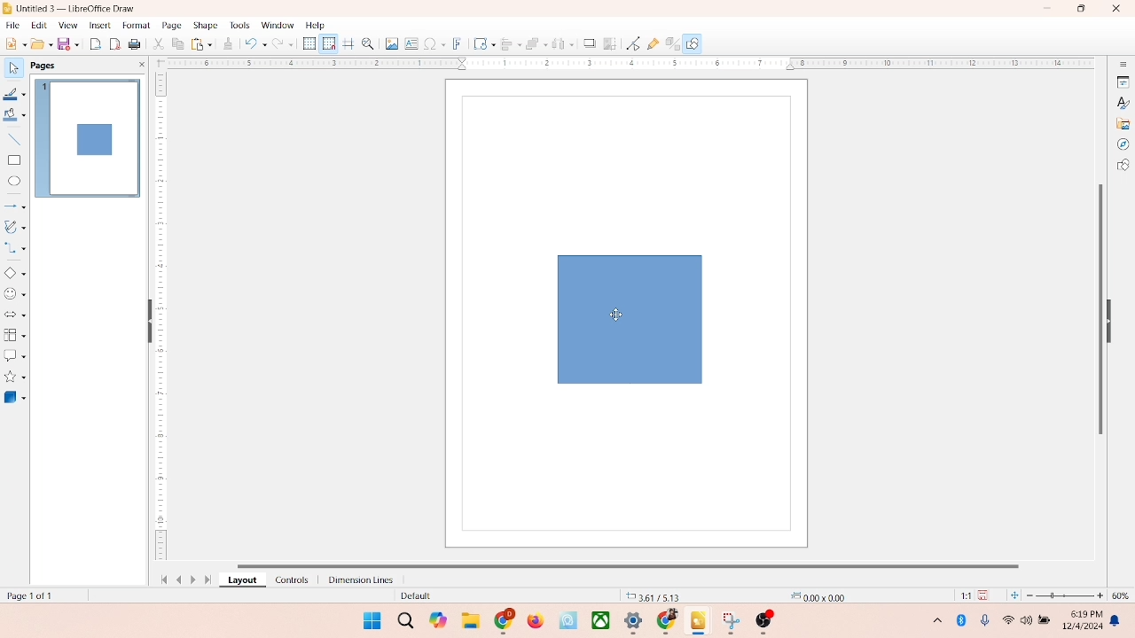 Image resolution: width=1135 pixels, height=638 pixels. I want to click on next page, so click(195, 580).